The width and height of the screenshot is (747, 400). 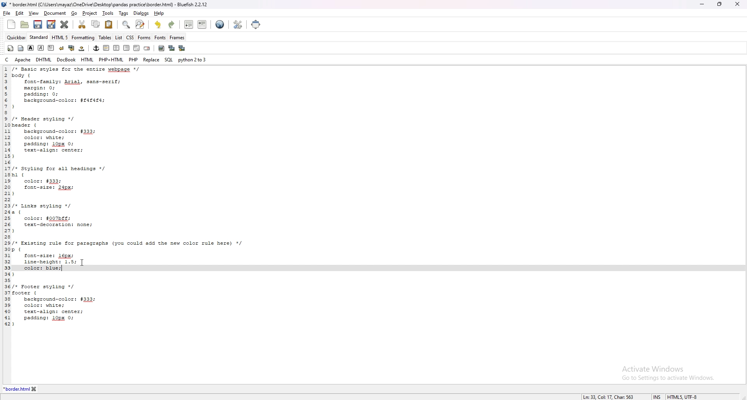 What do you see at coordinates (193, 60) in the screenshot?
I see `python 2to3` at bounding box center [193, 60].